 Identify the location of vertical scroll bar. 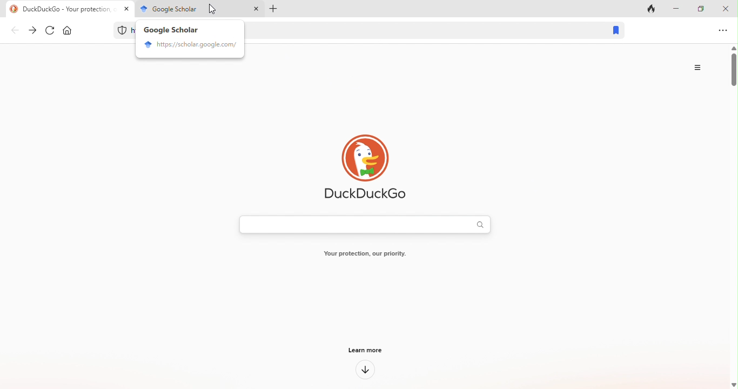
(733, 71).